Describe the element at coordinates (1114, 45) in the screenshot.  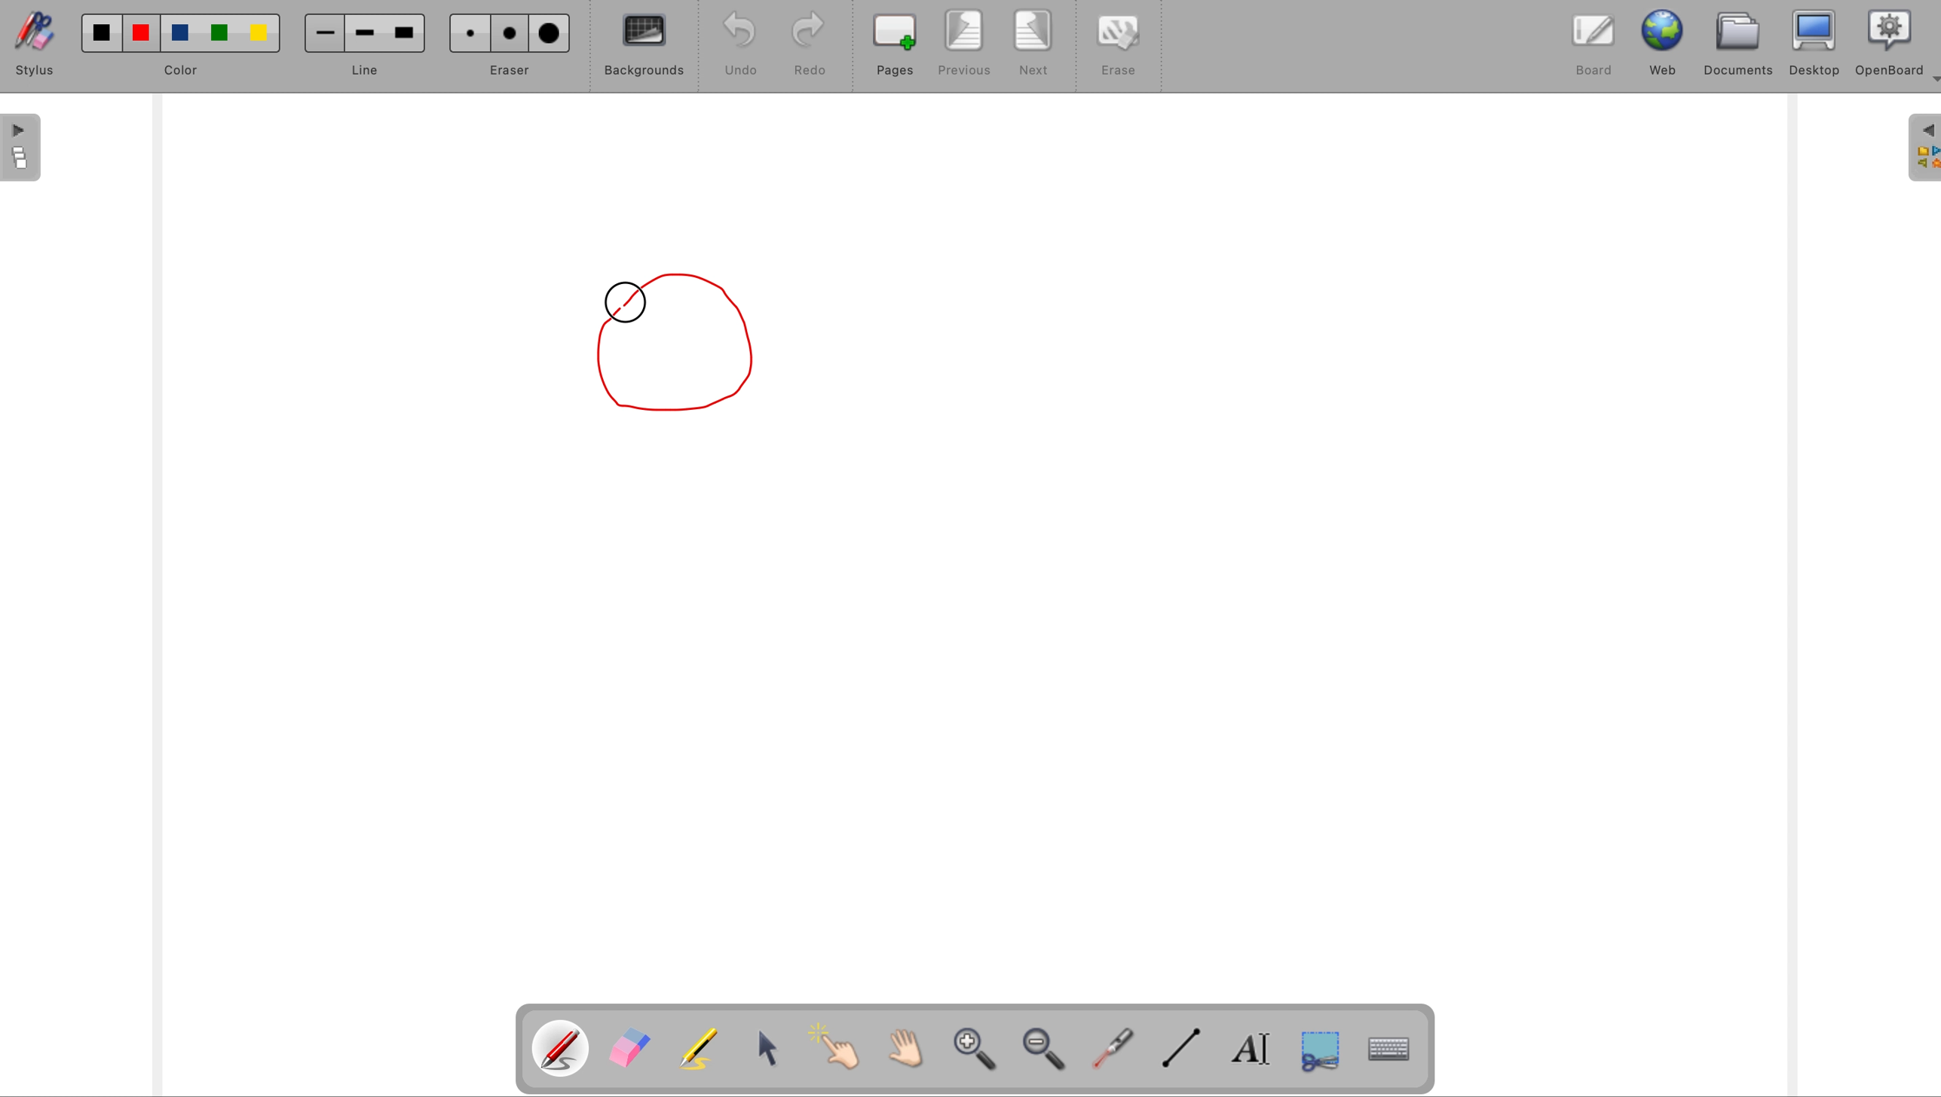
I see `erase` at that location.